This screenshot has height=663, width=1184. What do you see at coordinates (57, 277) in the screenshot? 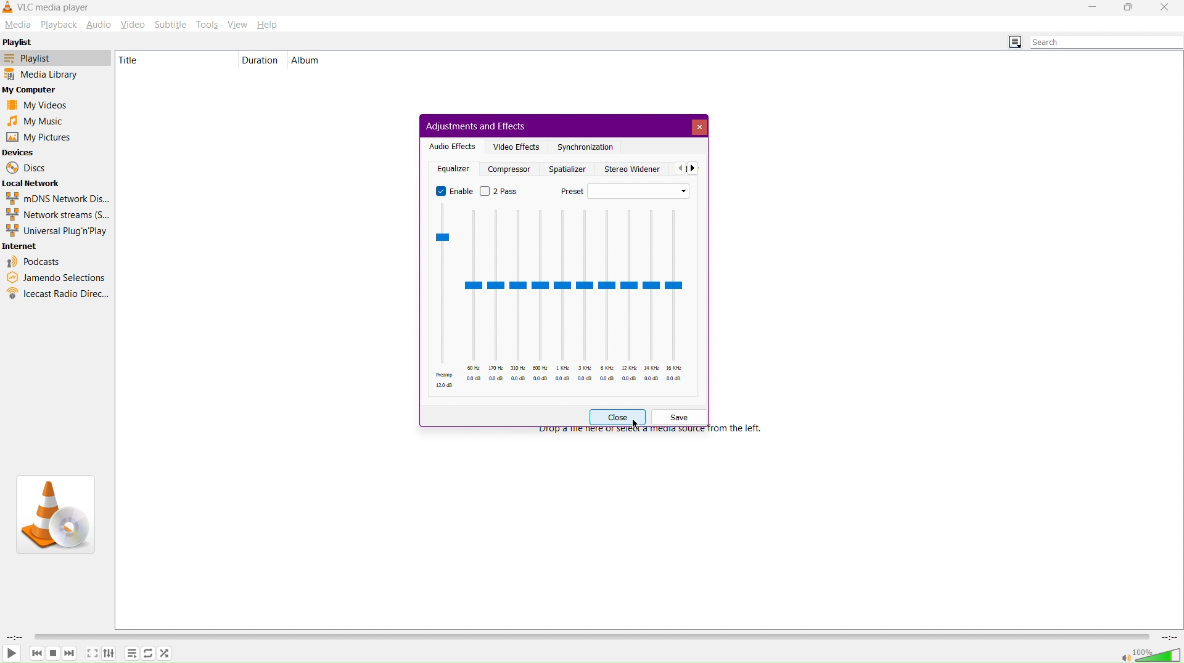
I see `Jamendo Selections` at bounding box center [57, 277].